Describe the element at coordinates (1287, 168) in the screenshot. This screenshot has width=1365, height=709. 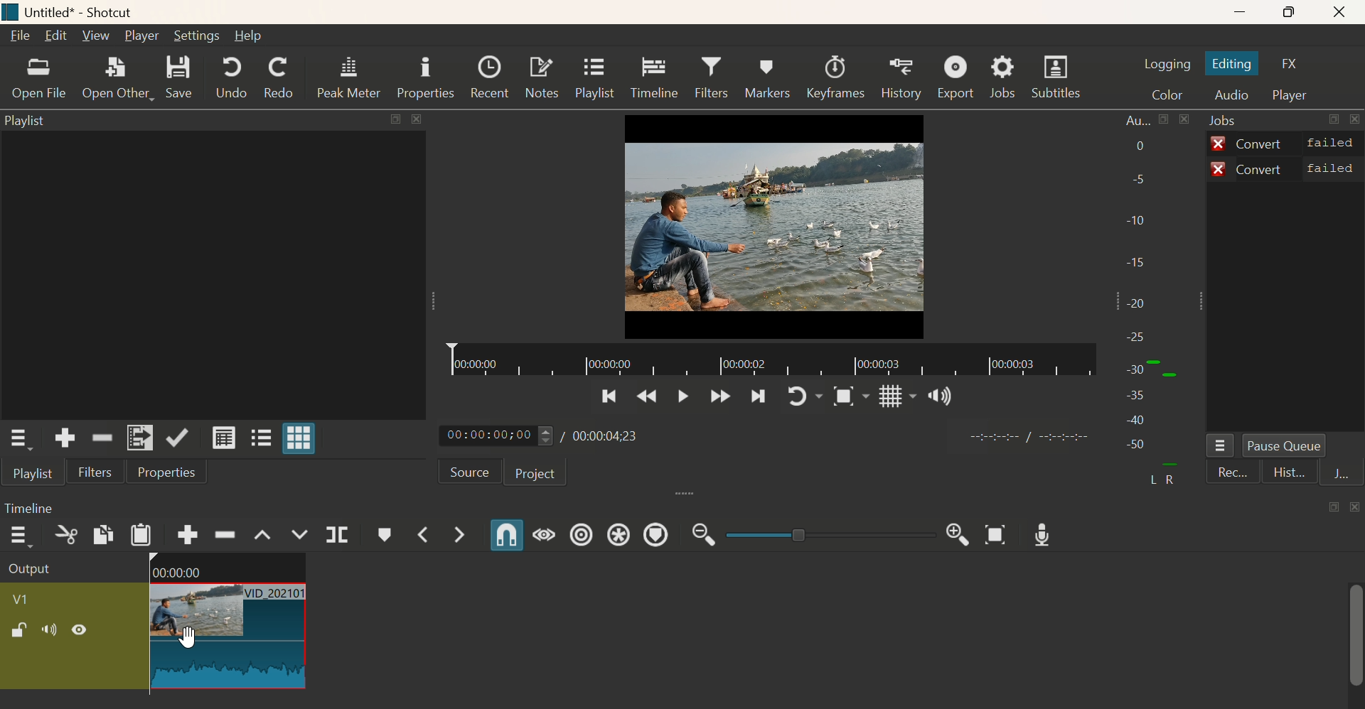
I see `Convert` at that location.